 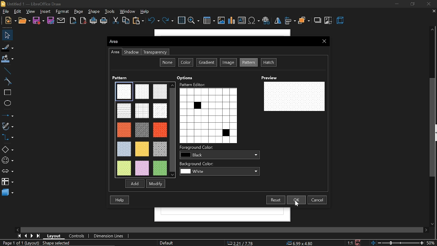 What do you see at coordinates (141, 129) in the screenshot?
I see `Patterns` at bounding box center [141, 129].